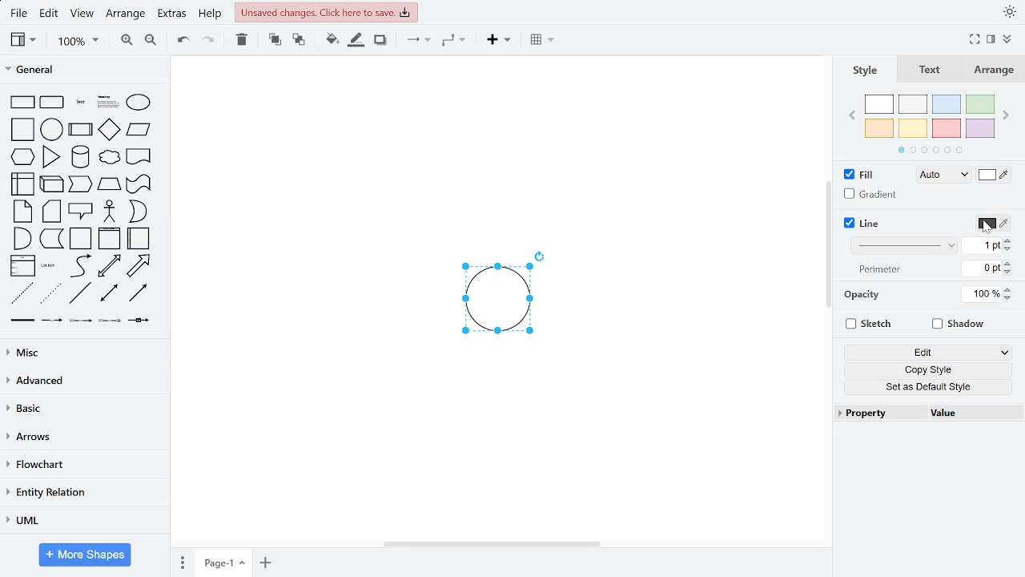 This screenshot has height=577, width=1025. What do you see at coordinates (209, 14) in the screenshot?
I see `help` at bounding box center [209, 14].